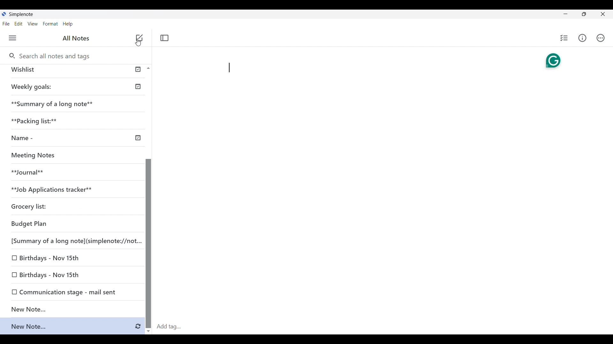 This screenshot has width=613, height=344. Describe the element at coordinates (165, 38) in the screenshot. I see `close left sidebar` at that location.